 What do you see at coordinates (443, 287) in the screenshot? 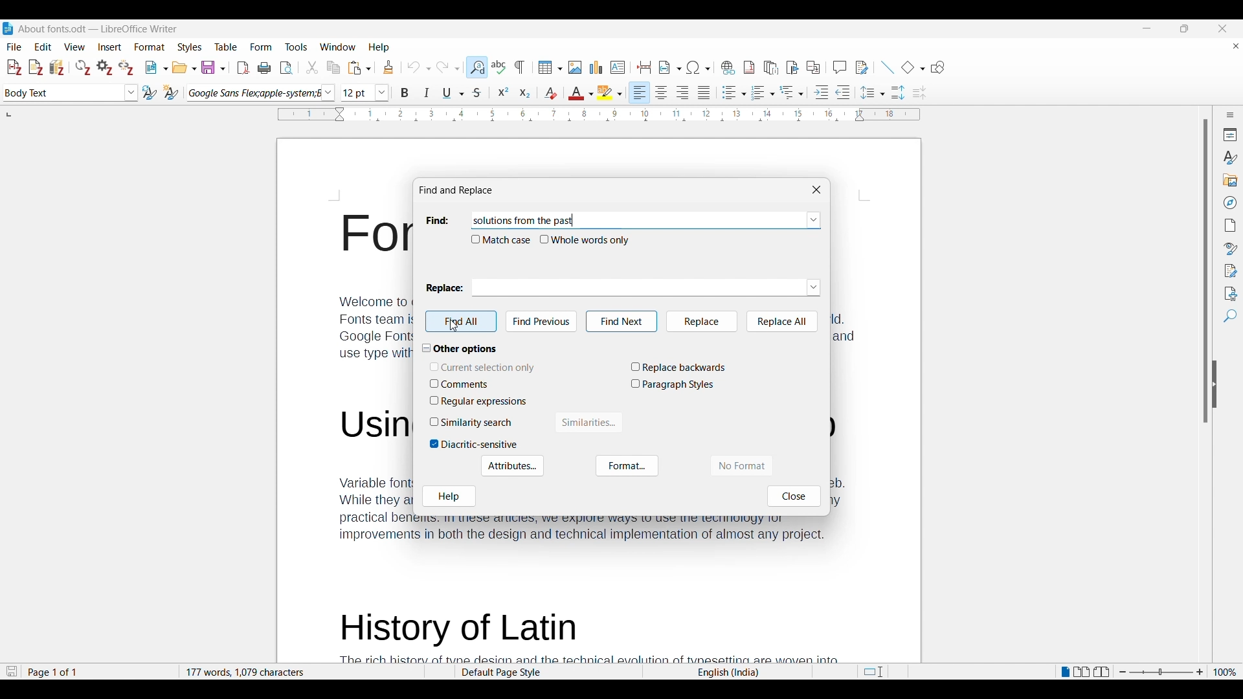
I see `Replace:` at bounding box center [443, 287].